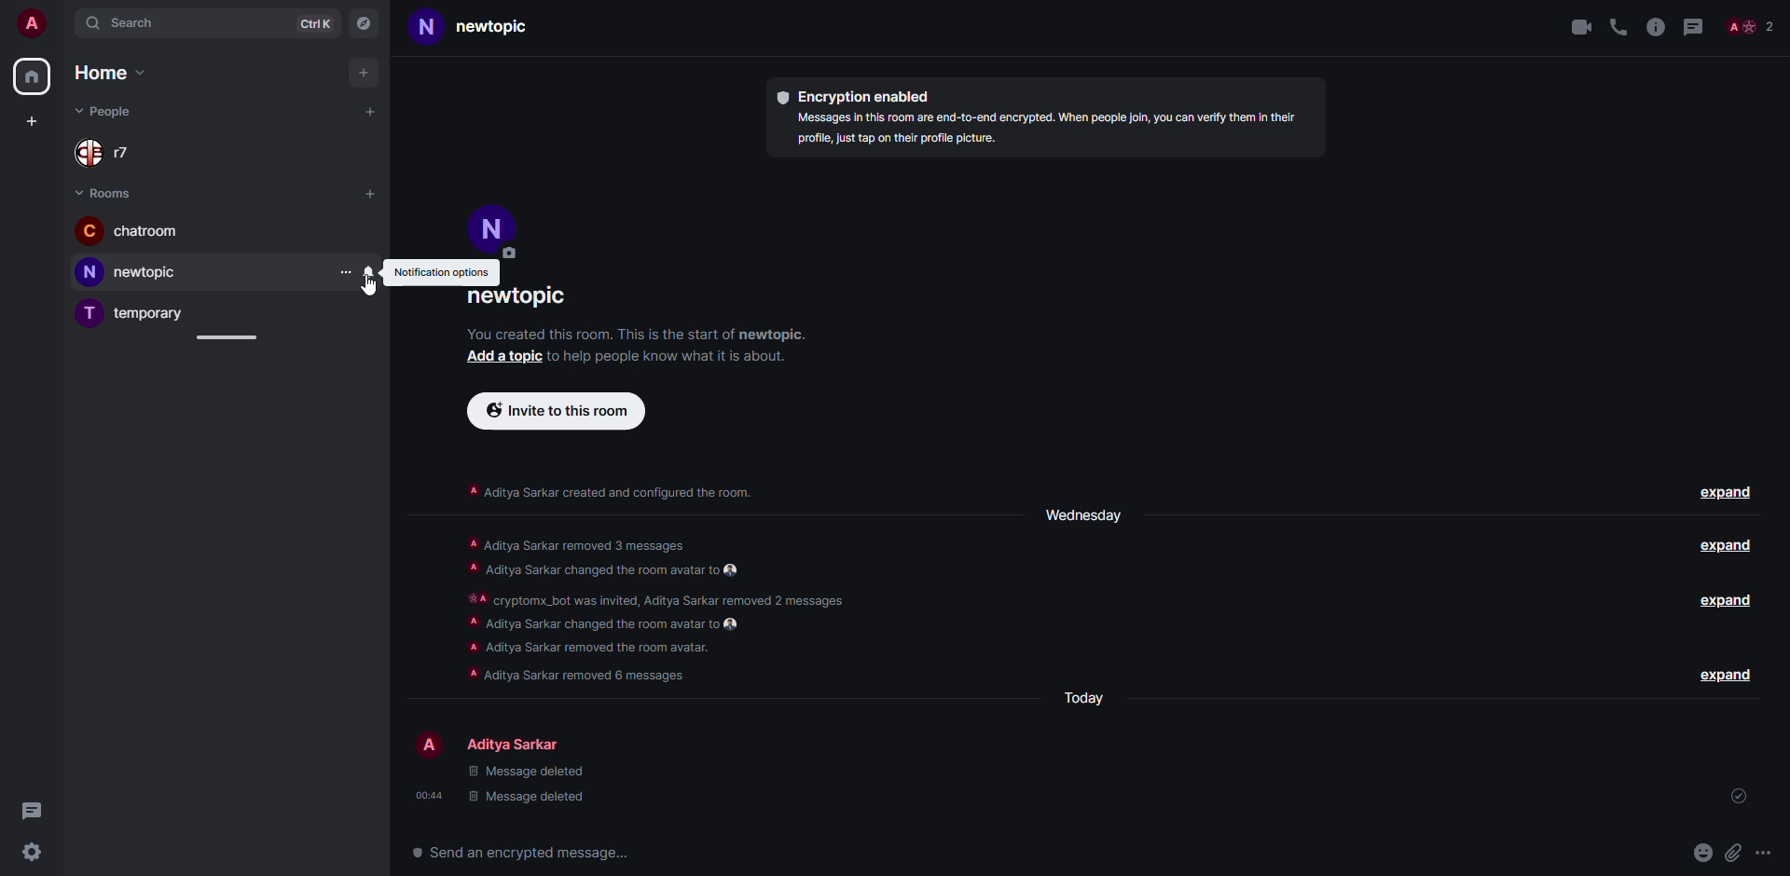 The height and width of the screenshot is (876, 1790). What do you see at coordinates (369, 292) in the screenshot?
I see `cursor` at bounding box center [369, 292].